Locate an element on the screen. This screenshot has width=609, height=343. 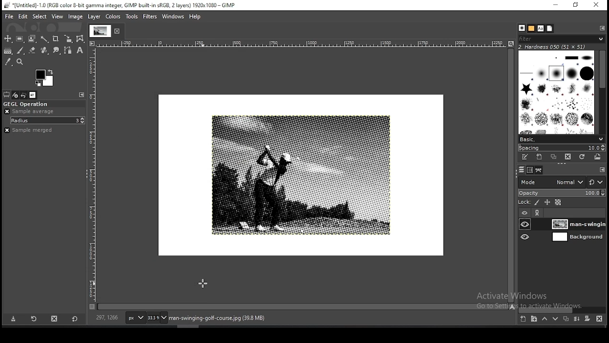
zoom tool is located at coordinates (20, 61).